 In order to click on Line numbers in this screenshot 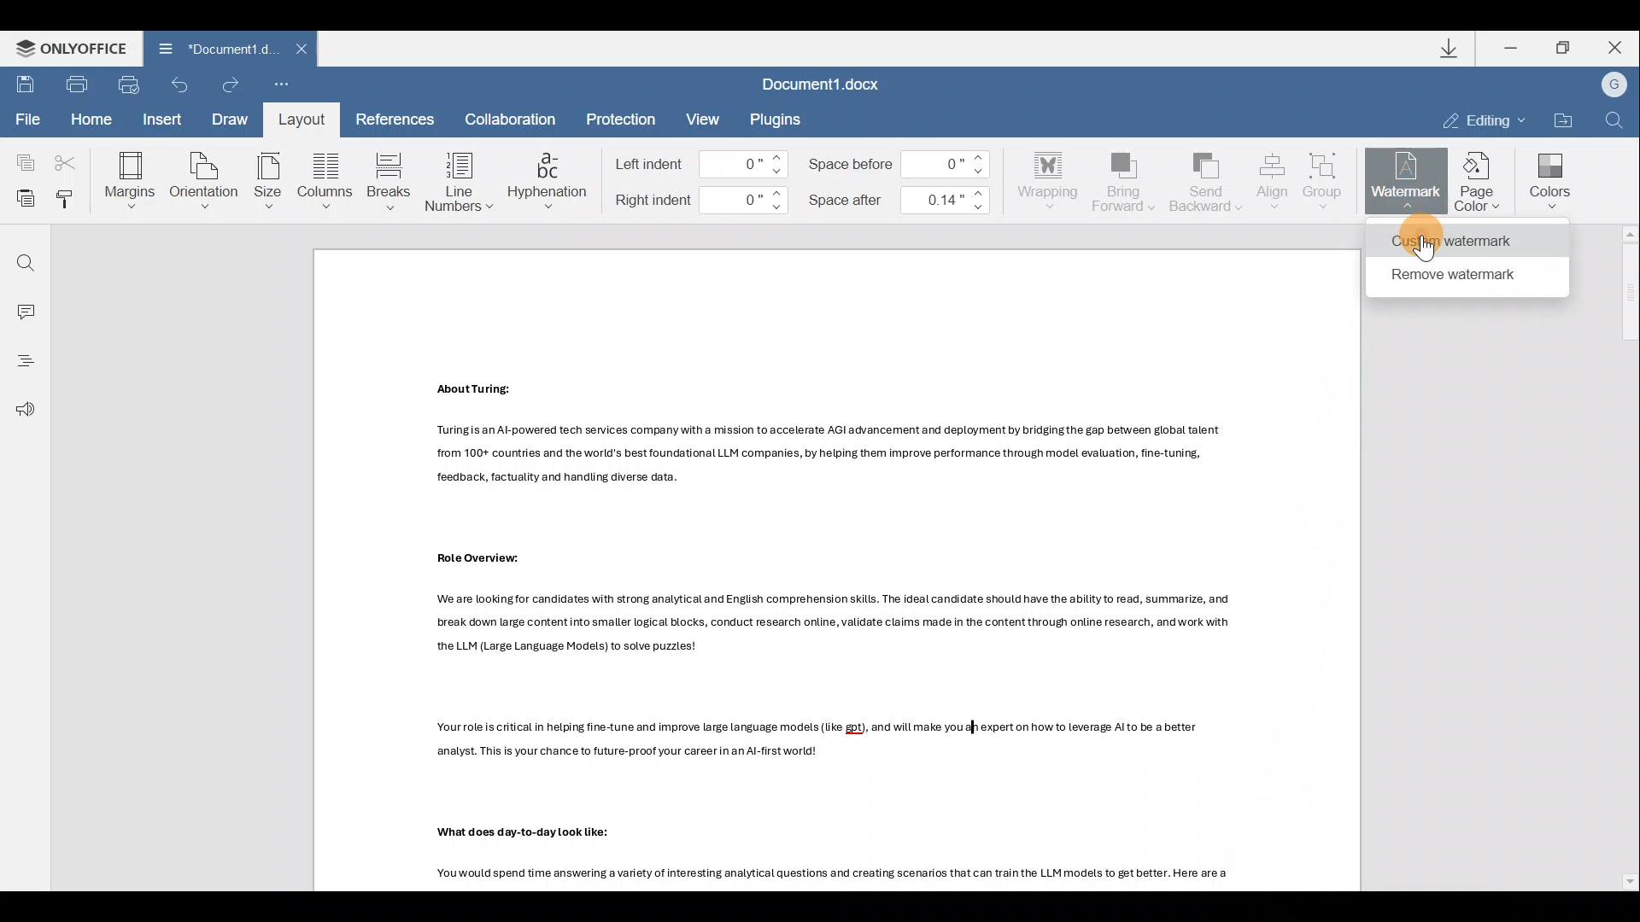, I will do `click(456, 181)`.